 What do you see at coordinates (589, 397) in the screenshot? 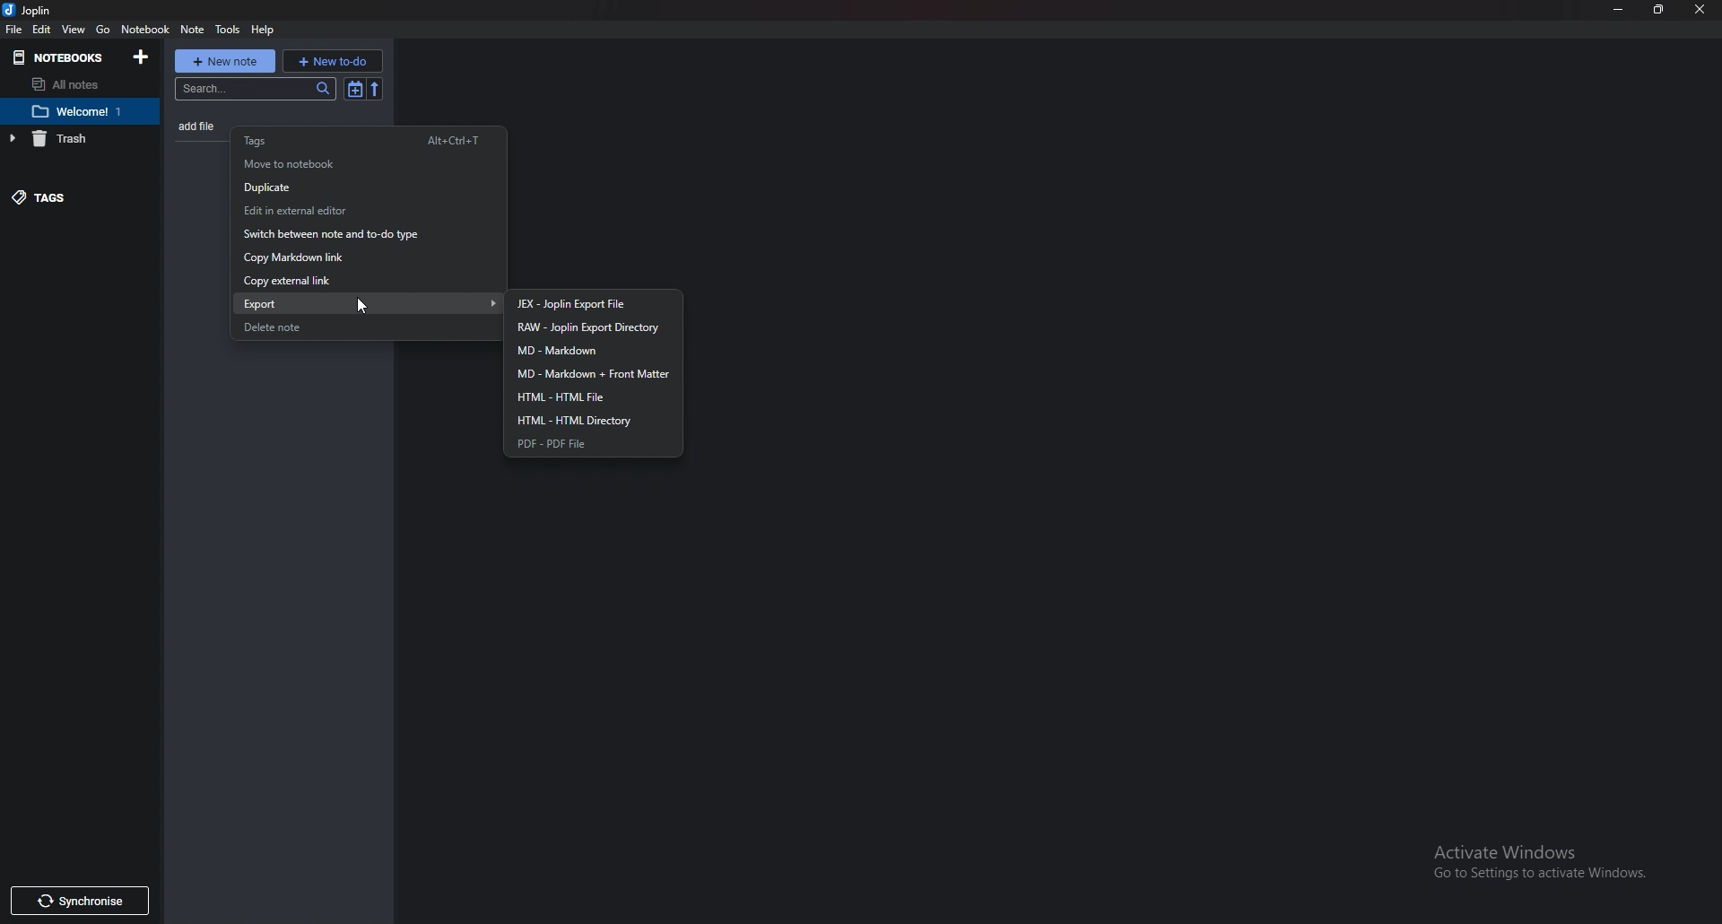
I see `H T M L file` at bounding box center [589, 397].